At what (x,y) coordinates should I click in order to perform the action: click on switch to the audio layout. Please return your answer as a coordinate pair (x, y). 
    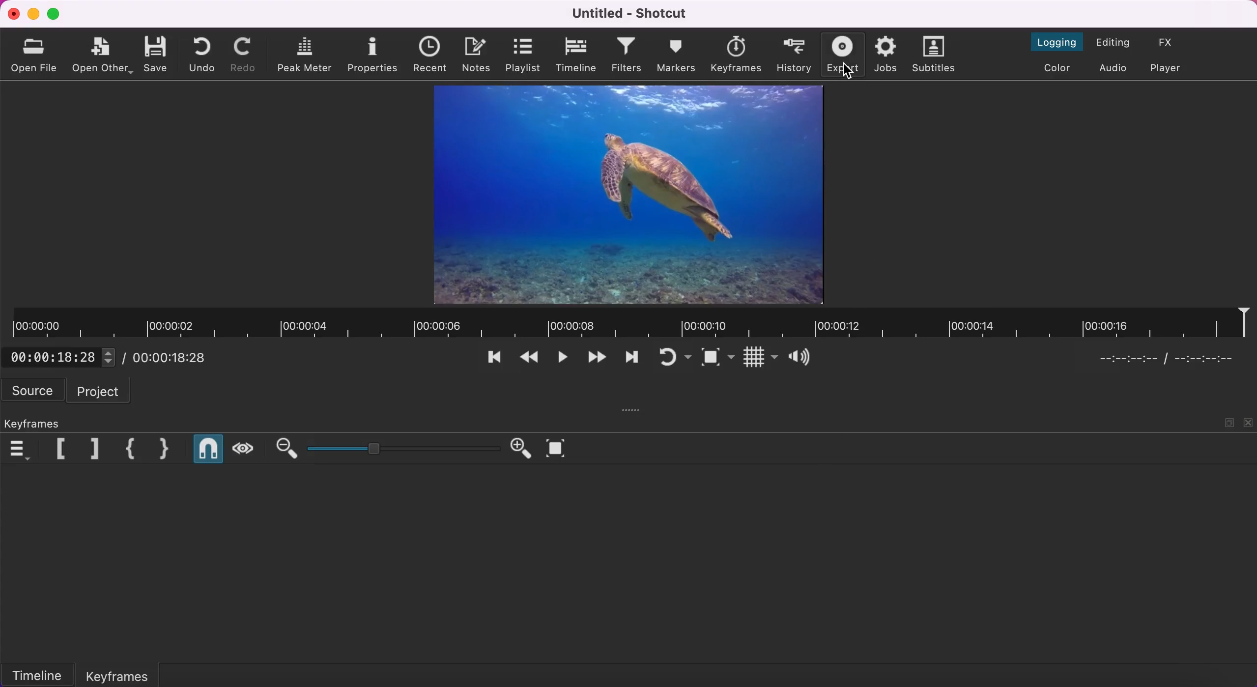
    Looking at the image, I should click on (1113, 69).